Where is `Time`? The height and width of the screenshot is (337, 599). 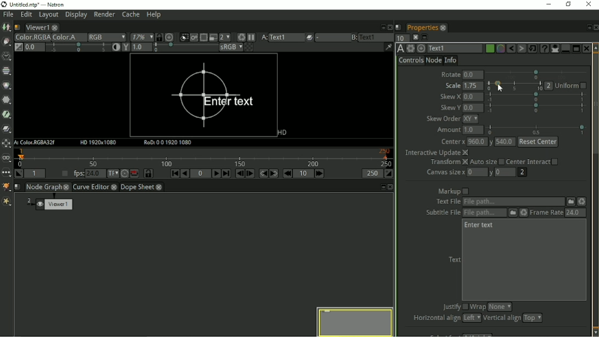 Time is located at coordinates (6, 56).